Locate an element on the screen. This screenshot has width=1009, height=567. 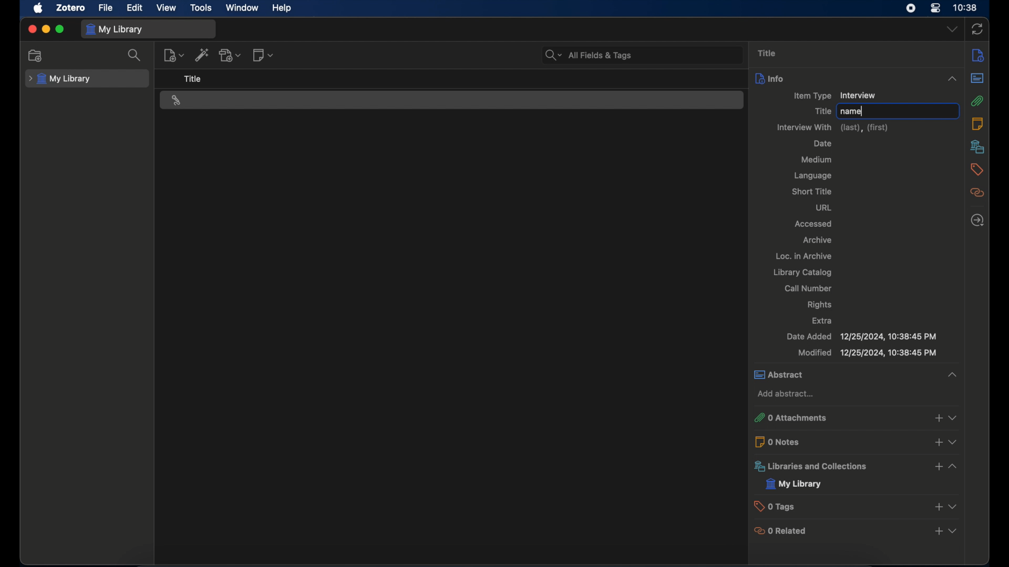
search is located at coordinates (135, 55).